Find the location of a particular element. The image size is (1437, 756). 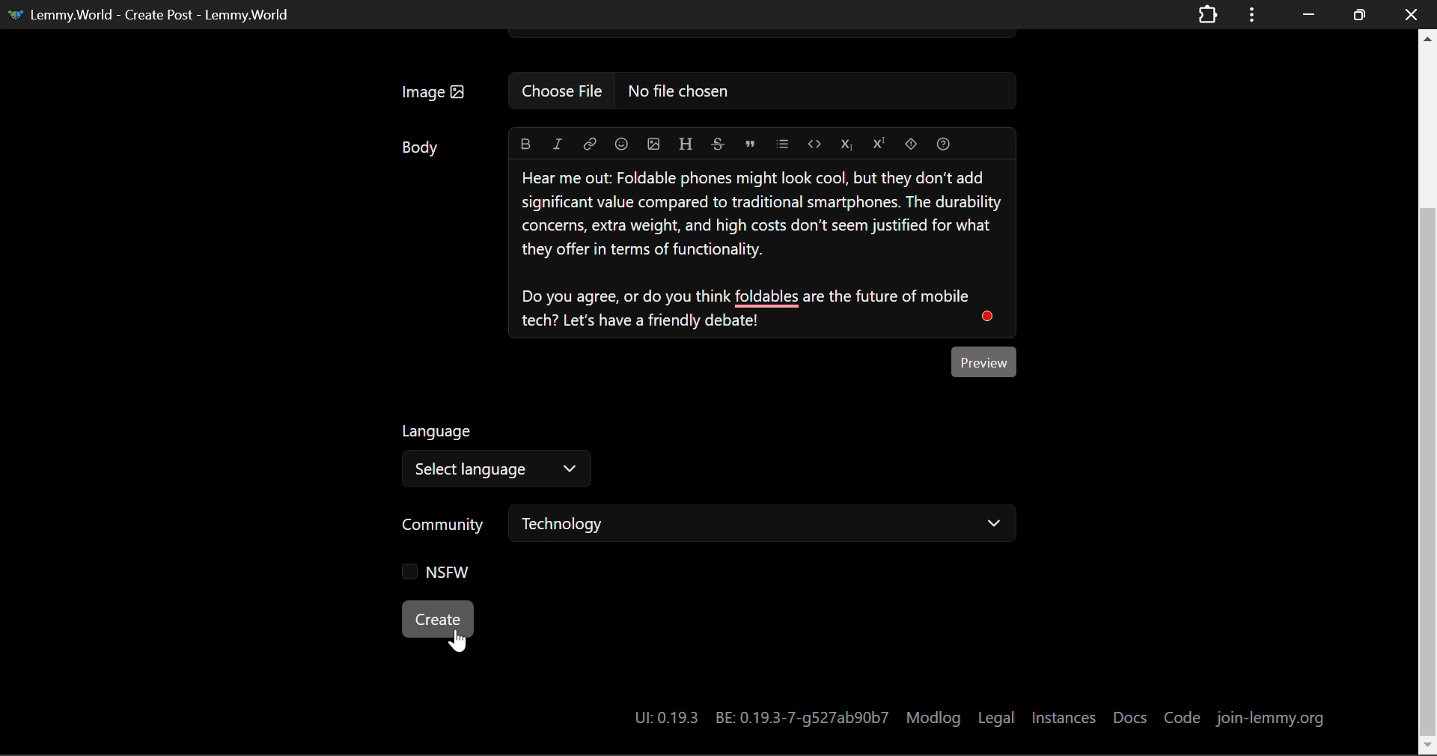

Insert Image Field is located at coordinates (713, 91).